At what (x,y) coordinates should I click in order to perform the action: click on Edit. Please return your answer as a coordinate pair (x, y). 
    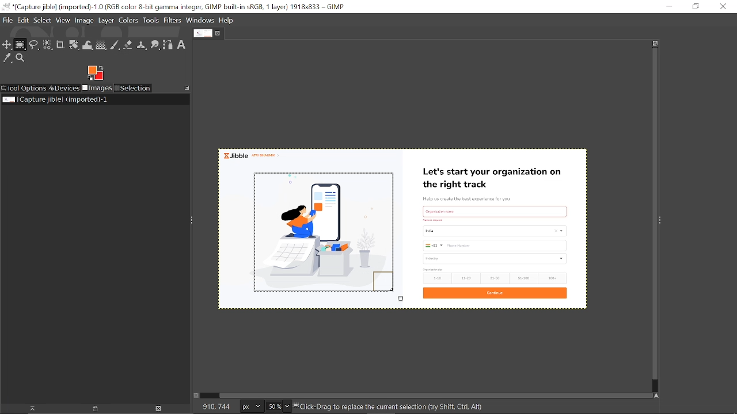
    Looking at the image, I should click on (23, 20).